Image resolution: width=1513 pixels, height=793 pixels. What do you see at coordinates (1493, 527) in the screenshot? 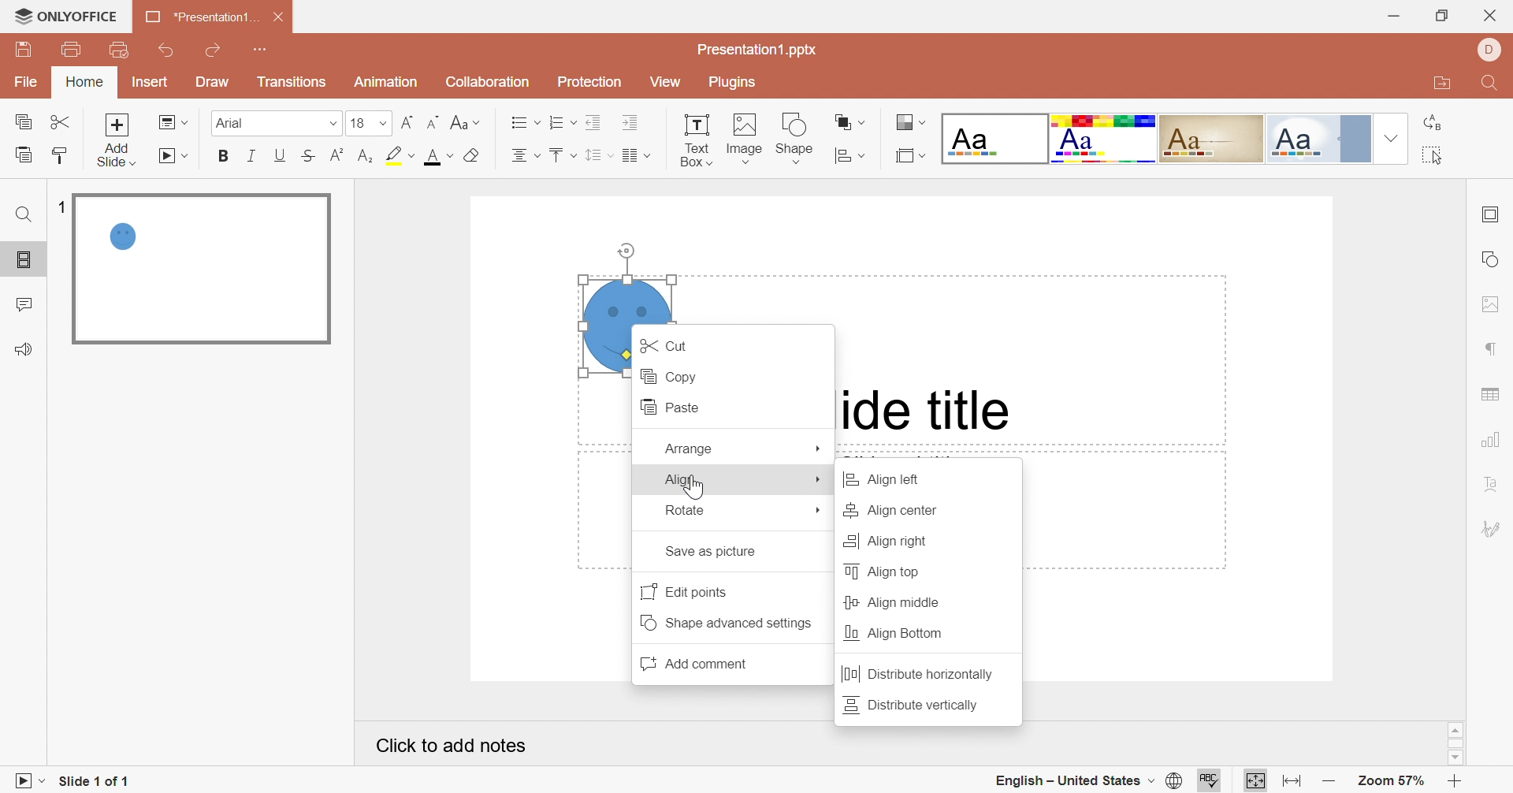
I see `Signature settings` at bounding box center [1493, 527].